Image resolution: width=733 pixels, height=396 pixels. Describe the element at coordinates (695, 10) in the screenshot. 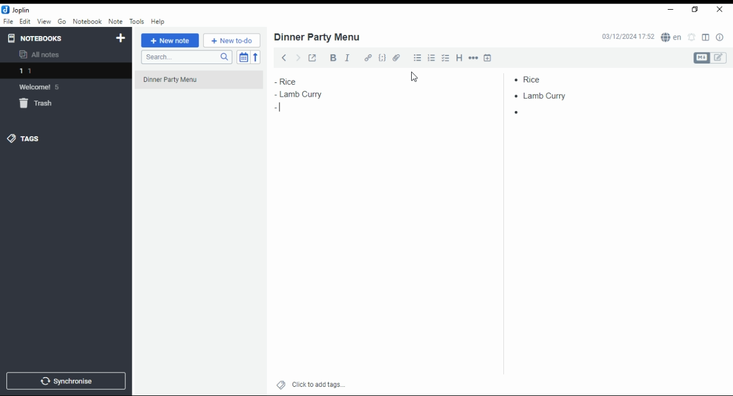

I see `maximize` at that location.